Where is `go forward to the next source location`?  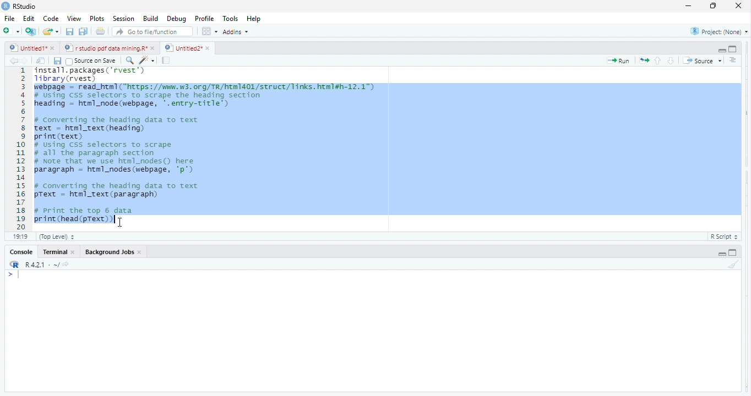 go forward to the next source location is located at coordinates (26, 62).